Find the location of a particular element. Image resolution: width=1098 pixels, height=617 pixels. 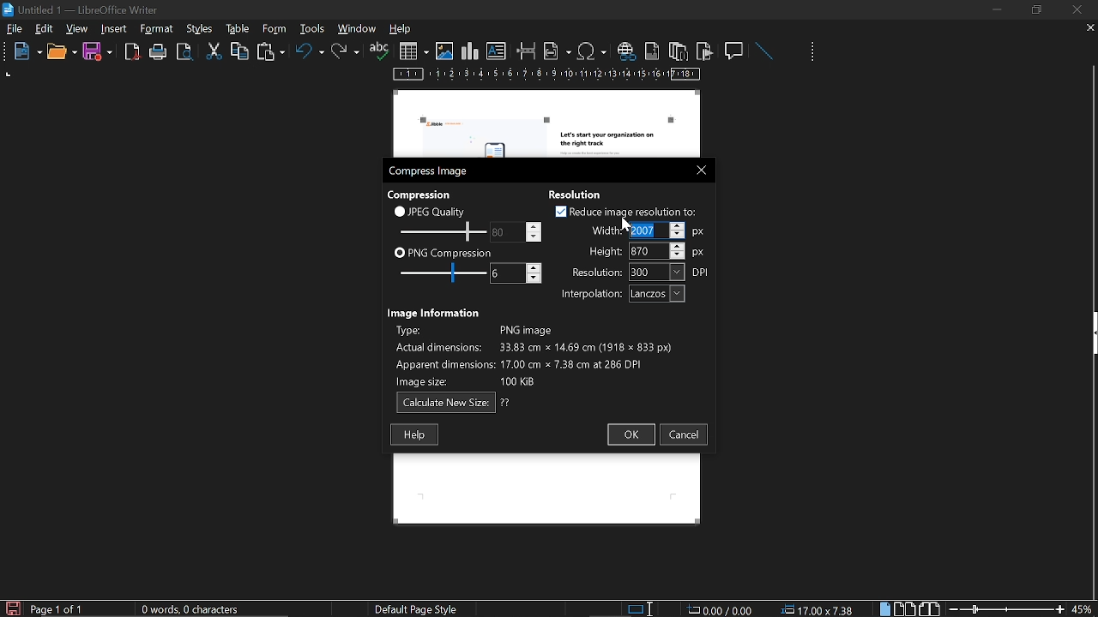

edit is located at coordinates (45, 30).